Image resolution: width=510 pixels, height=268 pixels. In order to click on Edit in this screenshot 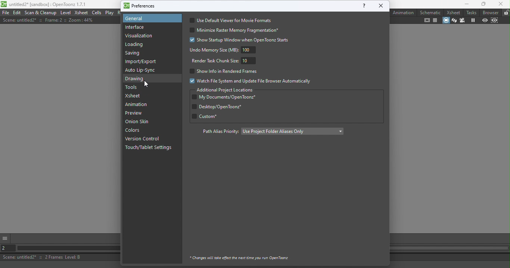, I will do `click(18, 12)`.